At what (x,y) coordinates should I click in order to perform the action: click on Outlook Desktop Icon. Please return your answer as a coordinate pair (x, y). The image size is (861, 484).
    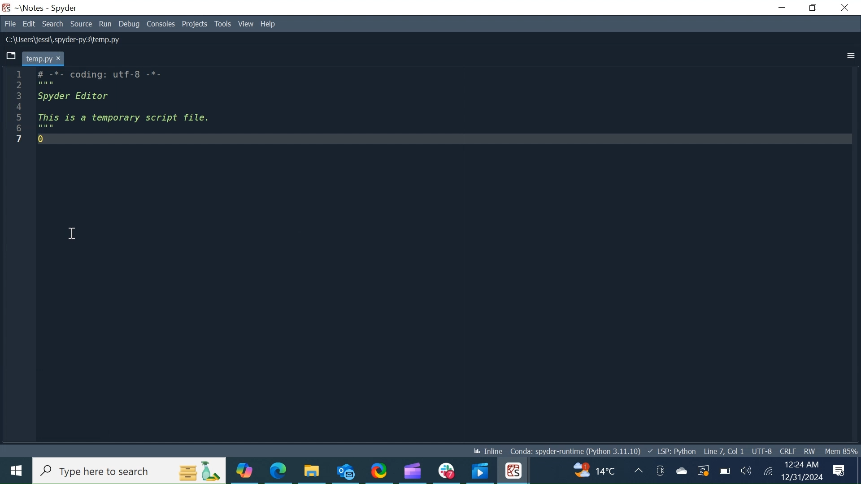
    Looking at the image, I should click on (346, 470).